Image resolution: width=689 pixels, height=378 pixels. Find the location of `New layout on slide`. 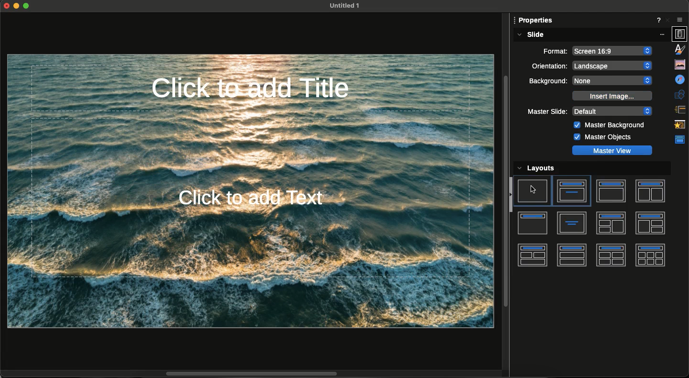

New layout on slide is located at coordinates (249, 190).